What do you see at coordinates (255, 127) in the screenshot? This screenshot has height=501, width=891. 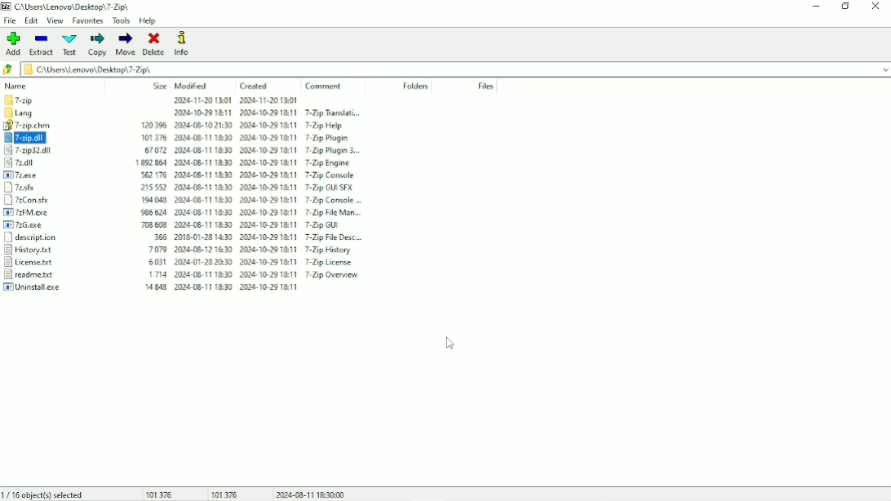 I see `120396 2004-08-1021:30 2004-10-29 1811 7-Zip Help` at bounding box center [255, 127].